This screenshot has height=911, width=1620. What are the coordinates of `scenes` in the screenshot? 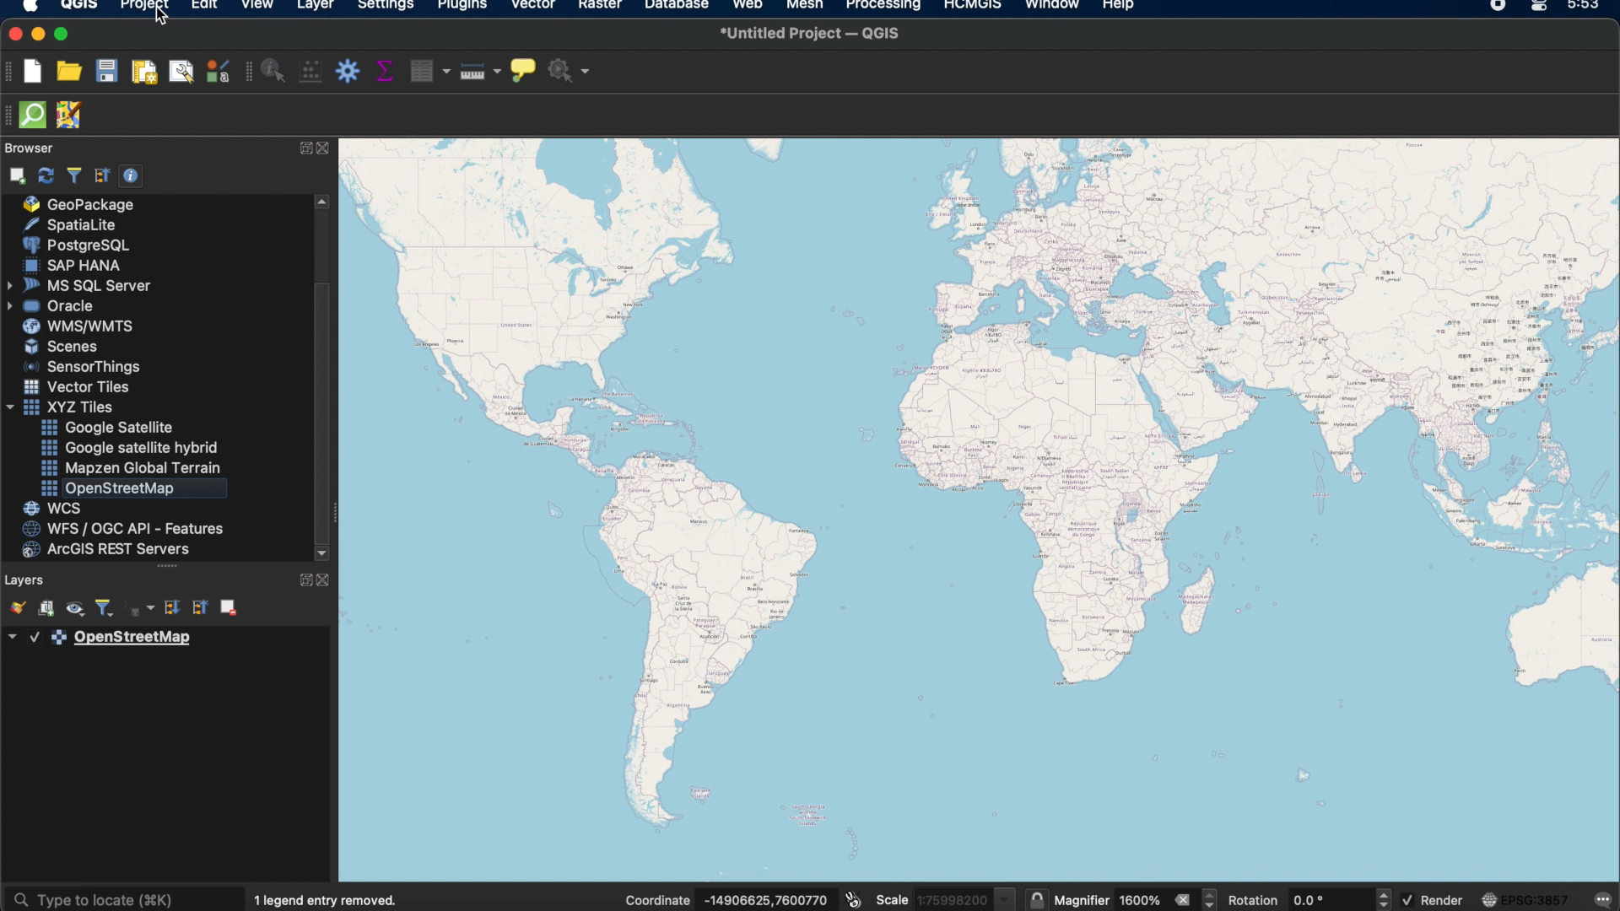 It's located at (57, 345).